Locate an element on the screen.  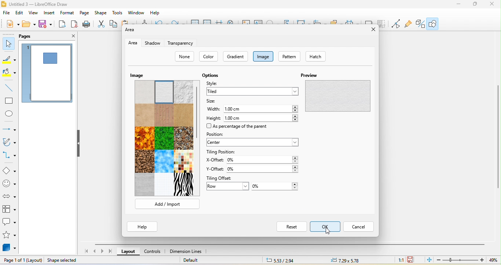
color is located at coordinates (209, 56).